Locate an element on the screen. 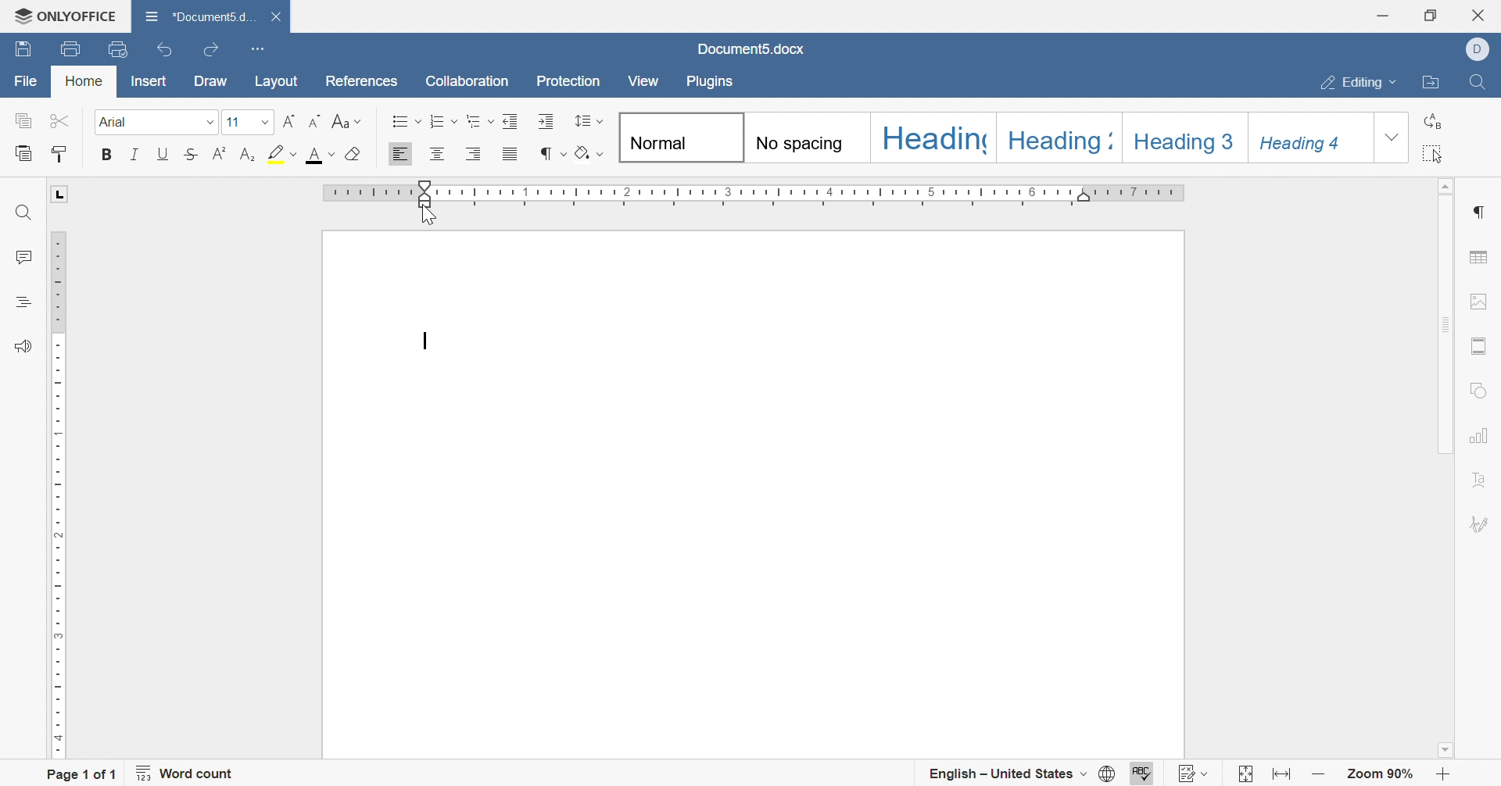 This screenshot has height=786, width=1501. types of headings is located at coordinates (995, 138).